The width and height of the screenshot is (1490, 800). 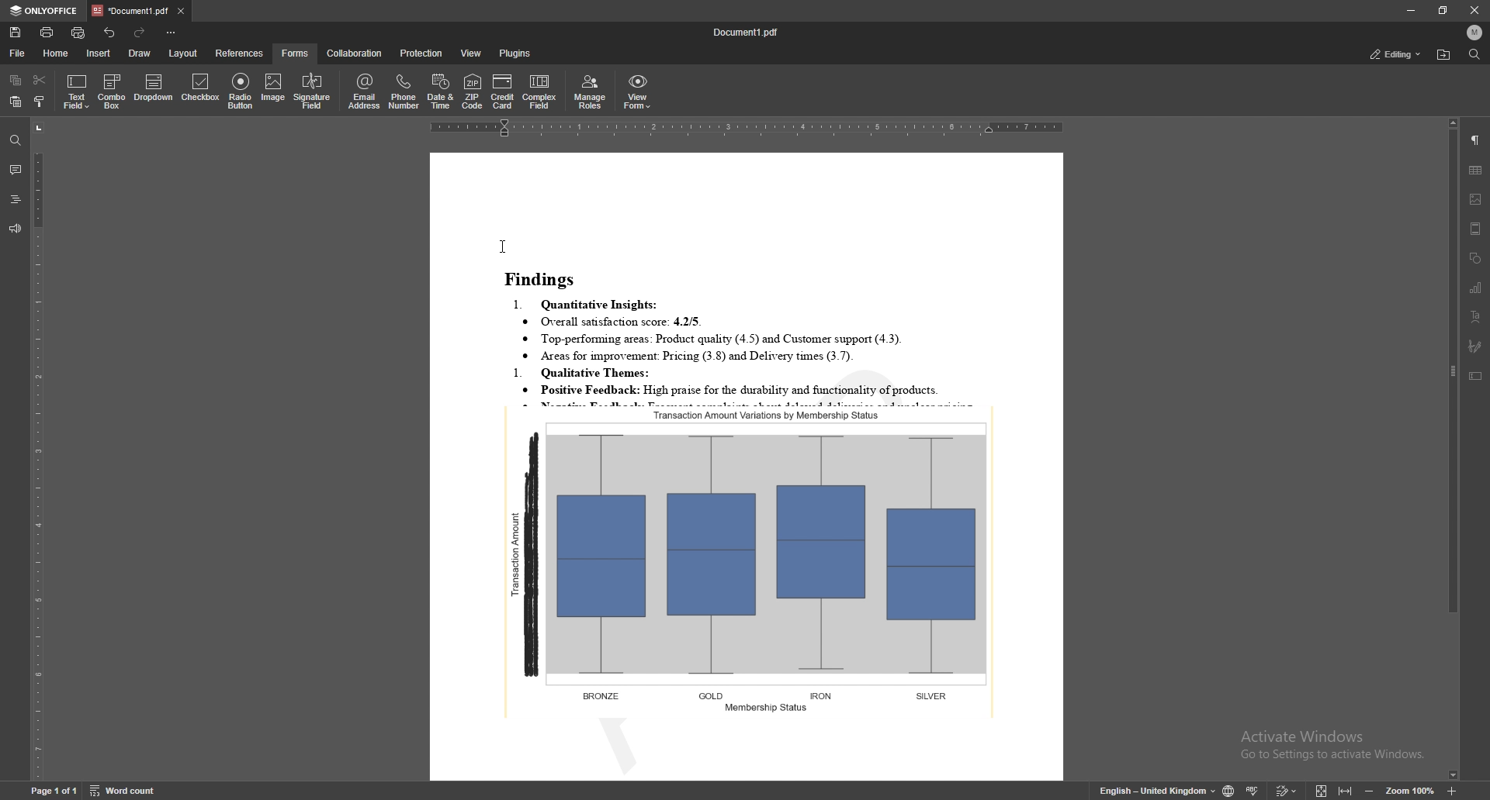 What do you see at coordinates (98, 53) in the screenshot?
I see `insert` at bounding box center [98, 53].